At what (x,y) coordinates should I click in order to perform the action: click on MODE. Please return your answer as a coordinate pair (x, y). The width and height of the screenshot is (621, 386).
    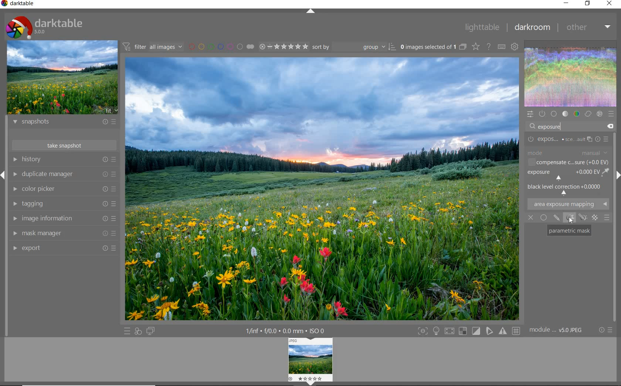
    Looking at the image, I should click on (569, 152).